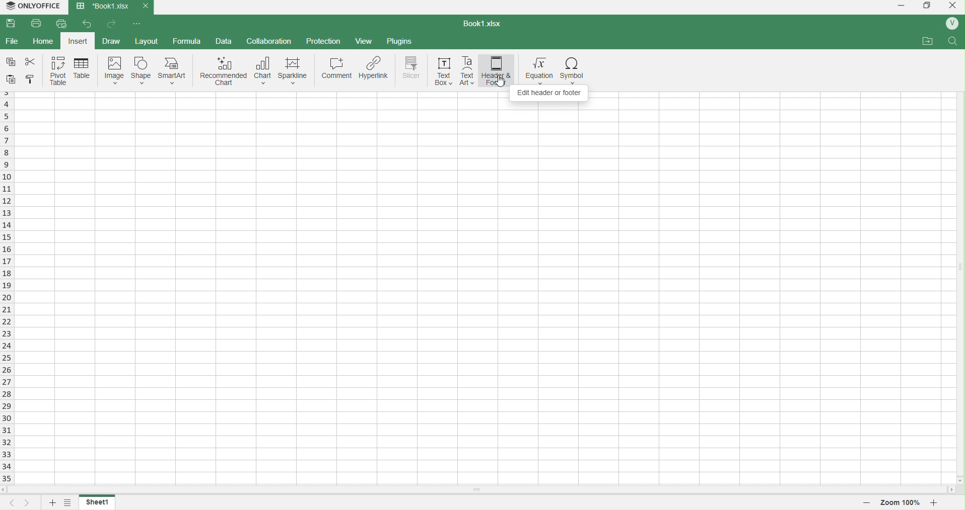 The height and width of the screenshot is (510, 965). What do you see at coordinates (31, 80) in the screenshot?
I see `cell color` at bounding box center [31, 80].